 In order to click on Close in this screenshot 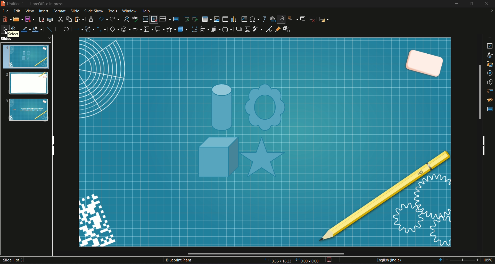, I will do `click(487, 4)`.